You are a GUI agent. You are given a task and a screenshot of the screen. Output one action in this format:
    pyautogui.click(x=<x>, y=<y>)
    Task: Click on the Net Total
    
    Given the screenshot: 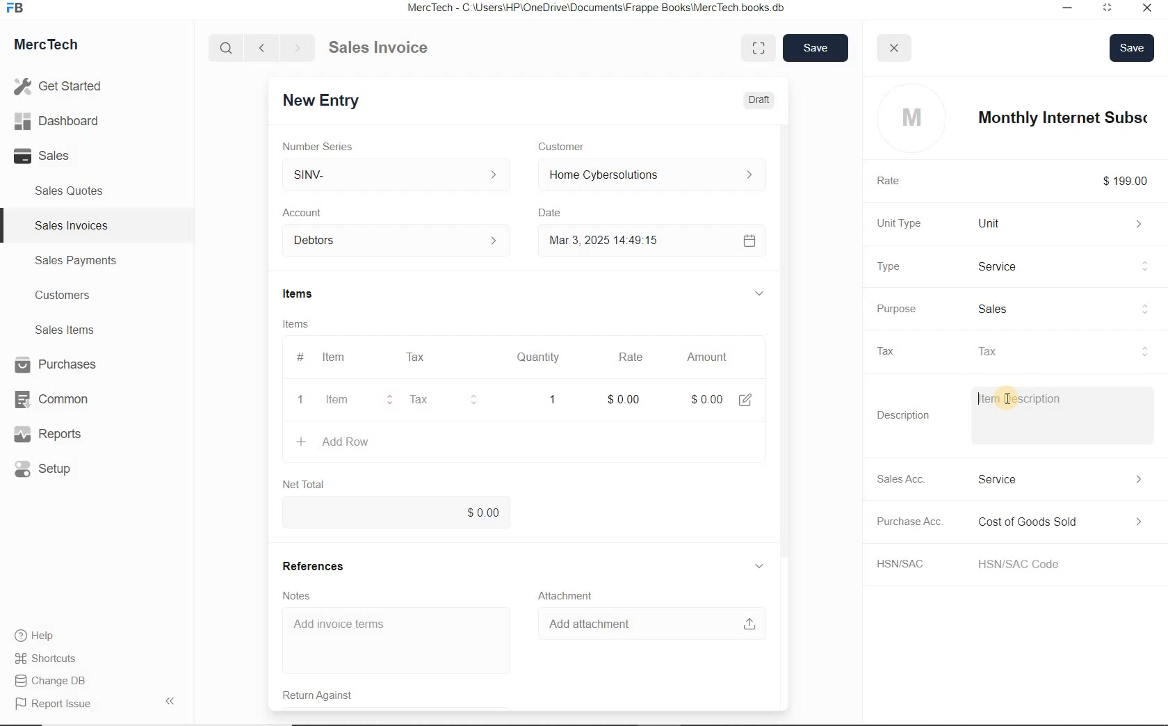 What is the action you would take?
    pyautogui.click(x=302, y=484)
    